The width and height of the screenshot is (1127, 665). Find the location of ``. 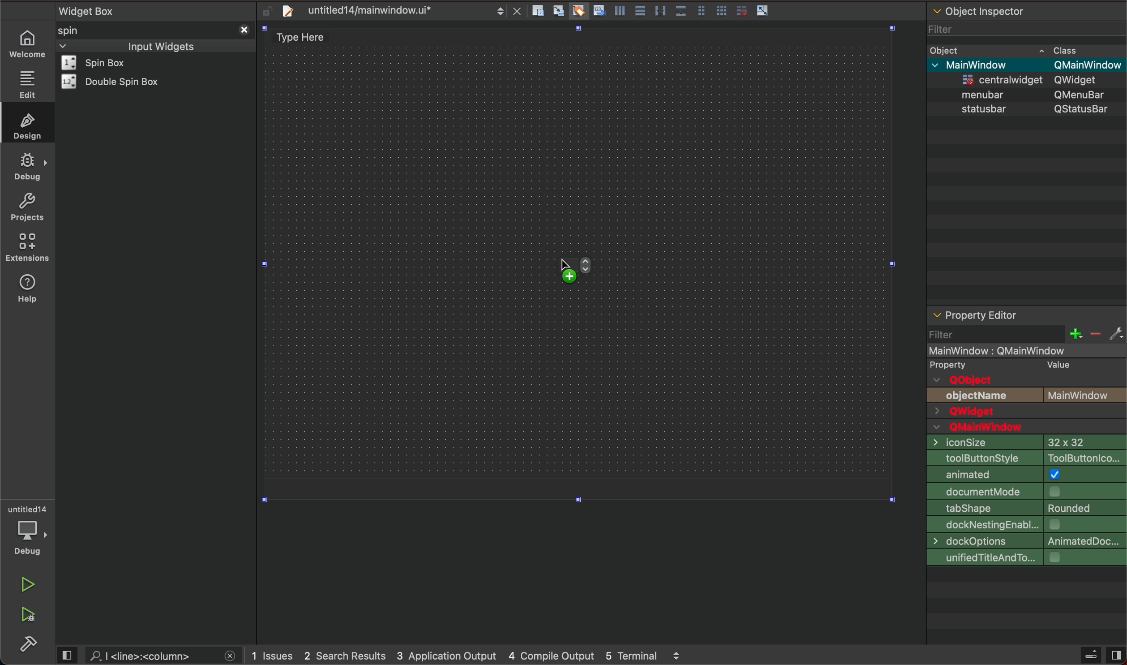

 is located at coordinates (1083, 80).